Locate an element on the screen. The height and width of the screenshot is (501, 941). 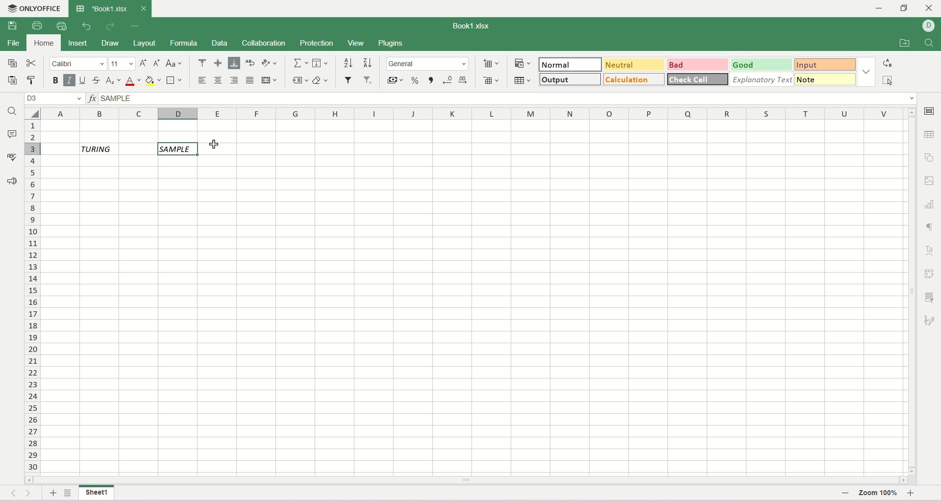
plugins is located at coordinates (390, 44).